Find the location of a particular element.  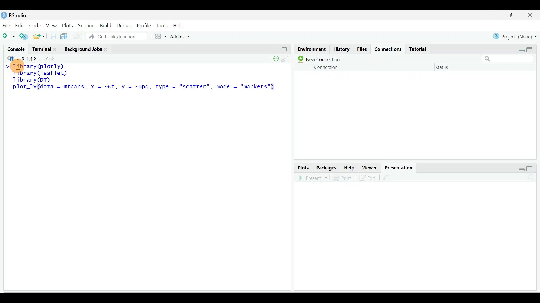

Refresh the presentation preview is located at coordinates (532, 178).